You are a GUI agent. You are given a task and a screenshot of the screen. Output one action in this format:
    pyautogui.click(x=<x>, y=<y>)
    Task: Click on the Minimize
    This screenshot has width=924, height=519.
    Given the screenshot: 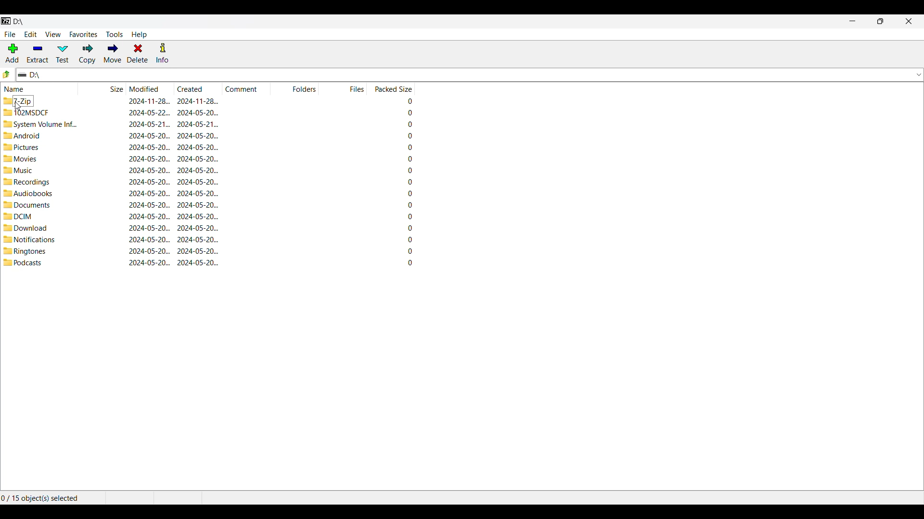 What is the action you would take?
    pyautogui.click(x=853, y=21)
    